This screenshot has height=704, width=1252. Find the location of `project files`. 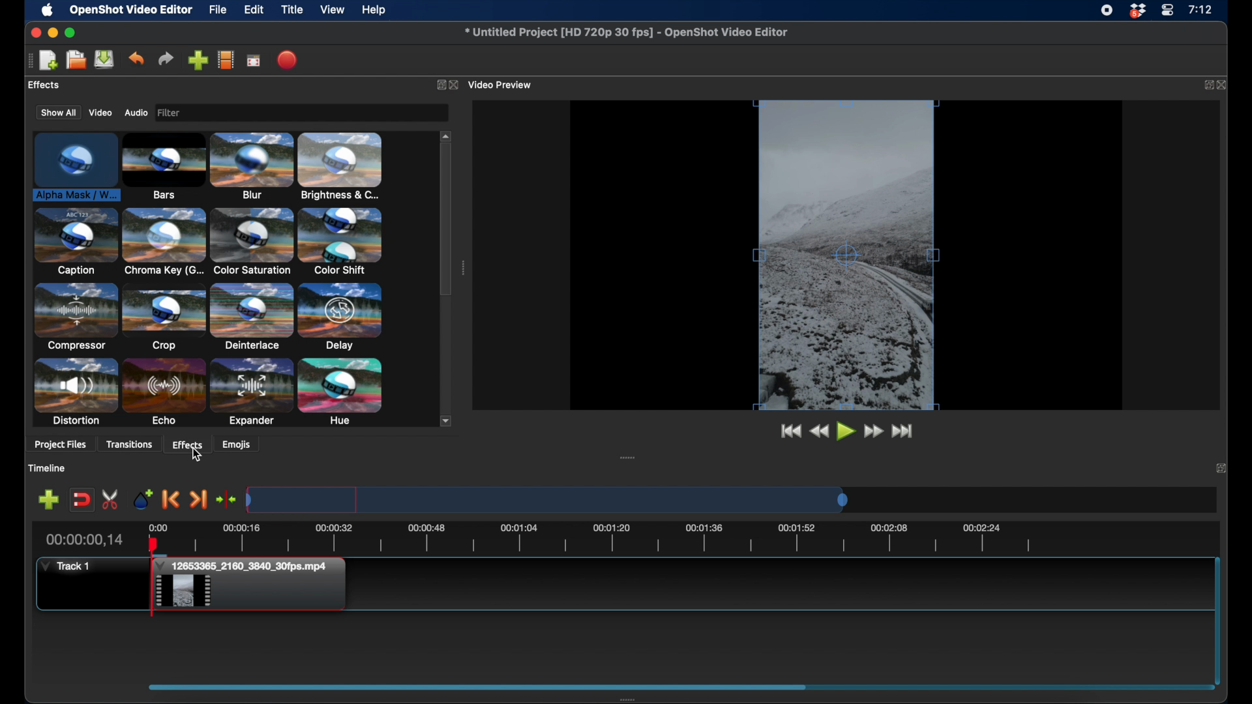

project files is located at coordinates (55, 85).